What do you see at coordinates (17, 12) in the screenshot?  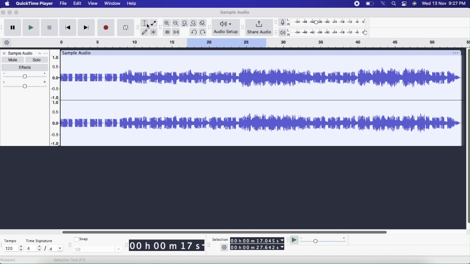 I see `Maximize` at bounding box center [17, 12].